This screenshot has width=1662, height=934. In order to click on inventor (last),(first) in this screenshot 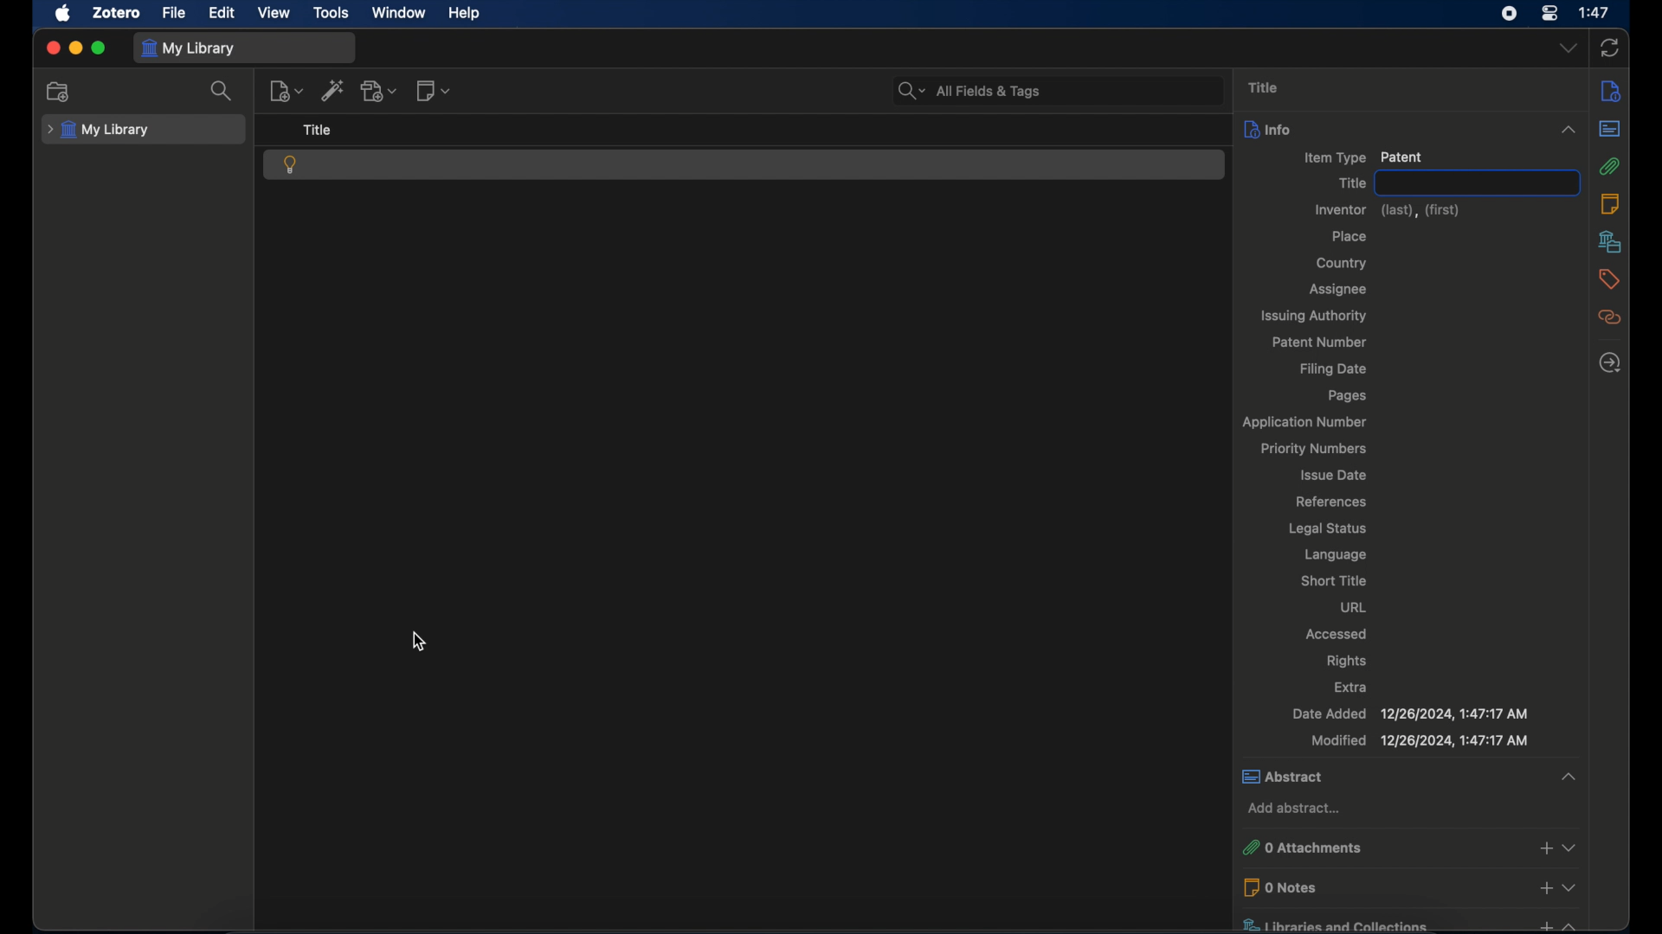, I will do `click(1387, 210)`.